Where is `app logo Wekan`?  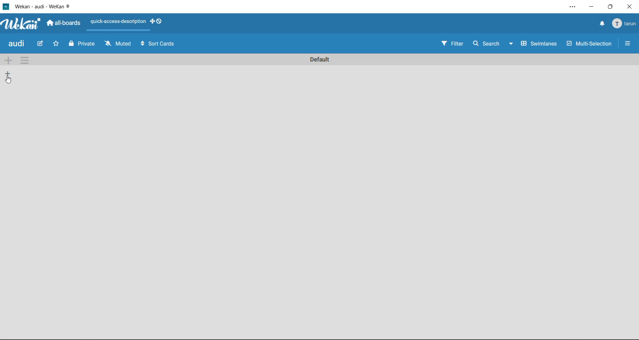
app logo Wekan is located at coordinates (20, 24).